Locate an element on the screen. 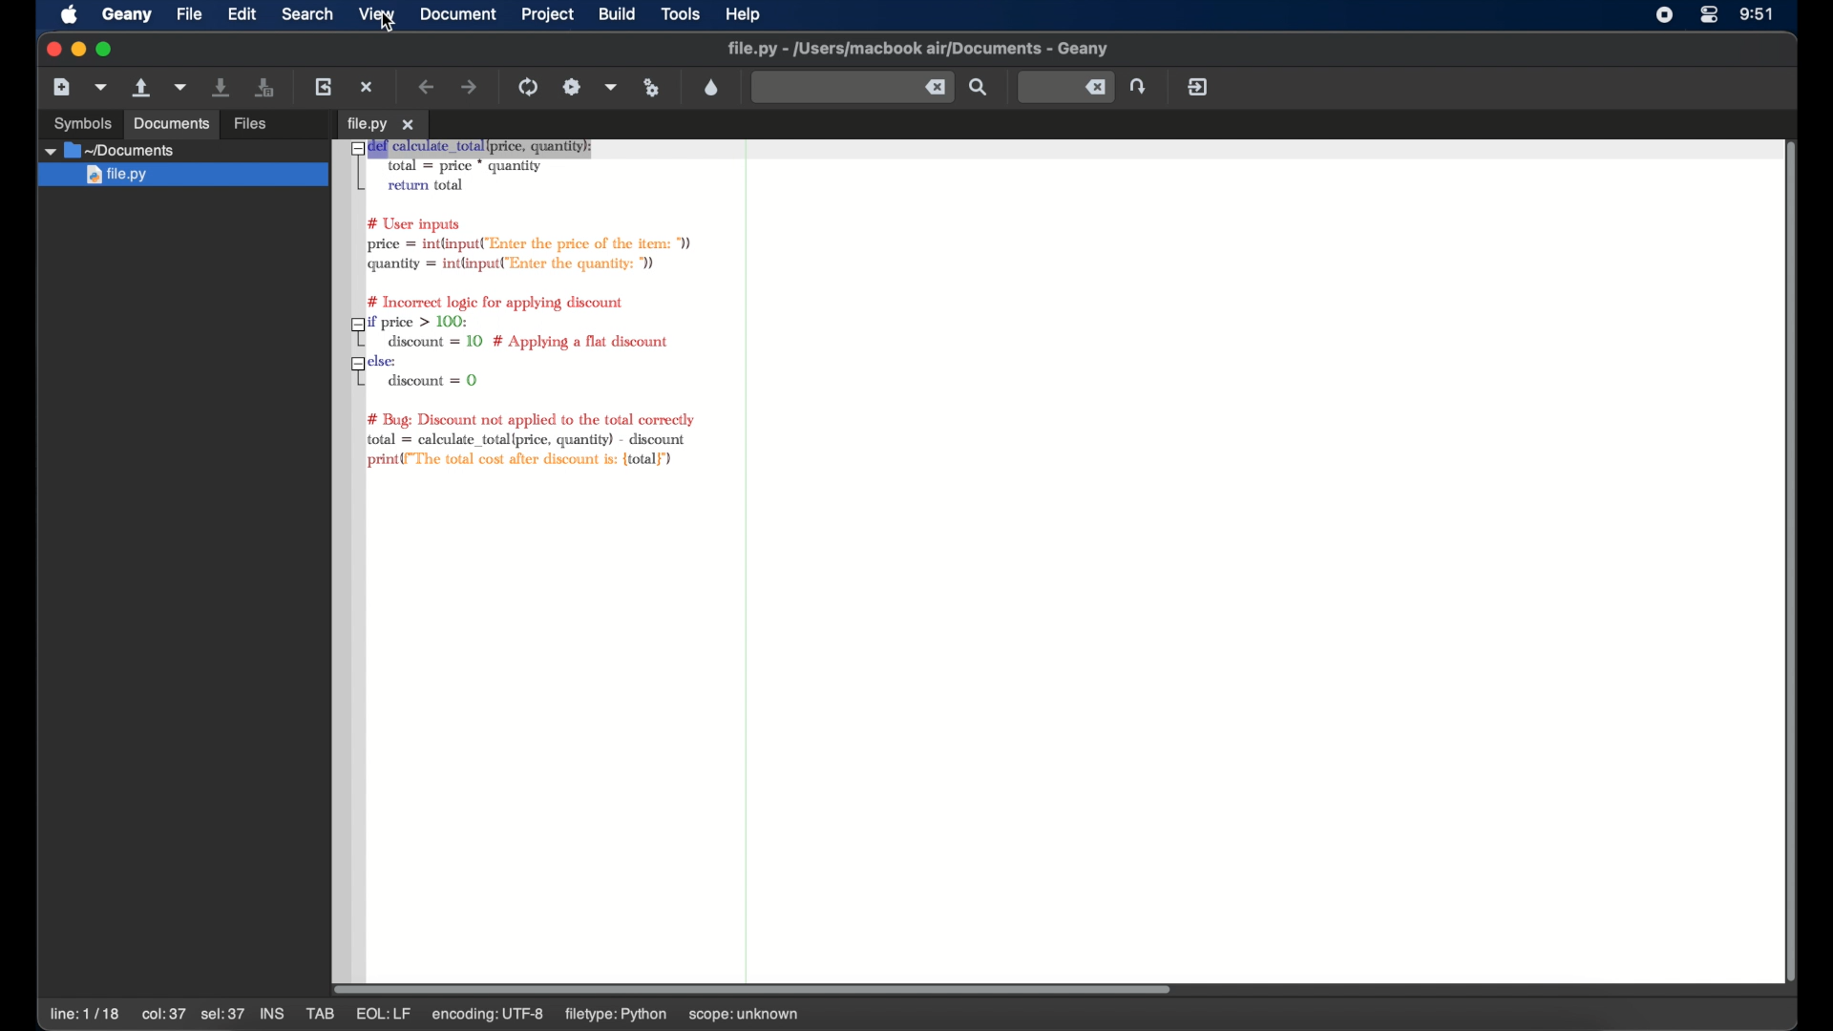 The height and width of the screenshot is (1031, 1833). minimize is located at coordinates (79, 50).